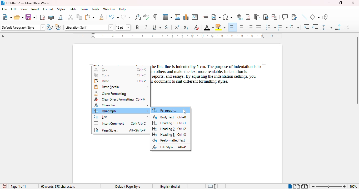 The image size is (359, 189). Describe the element at coordinates (315, 17) in the screenshot. I see `basic shapes` at that location.